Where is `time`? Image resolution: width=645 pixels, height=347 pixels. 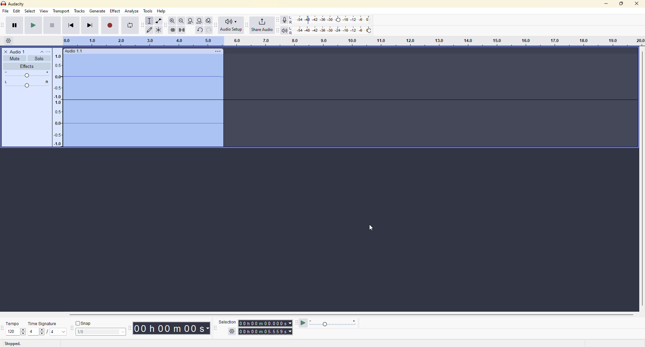
time is located at coordinates (266, 322).